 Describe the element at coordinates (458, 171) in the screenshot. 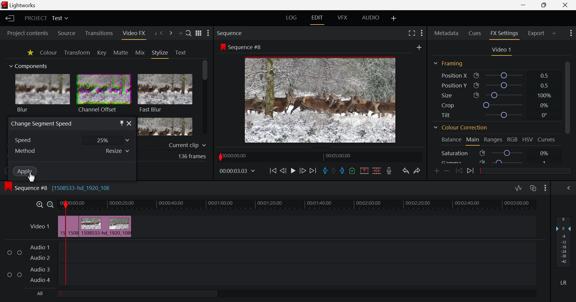

I see `Previous keyframe` at that location.